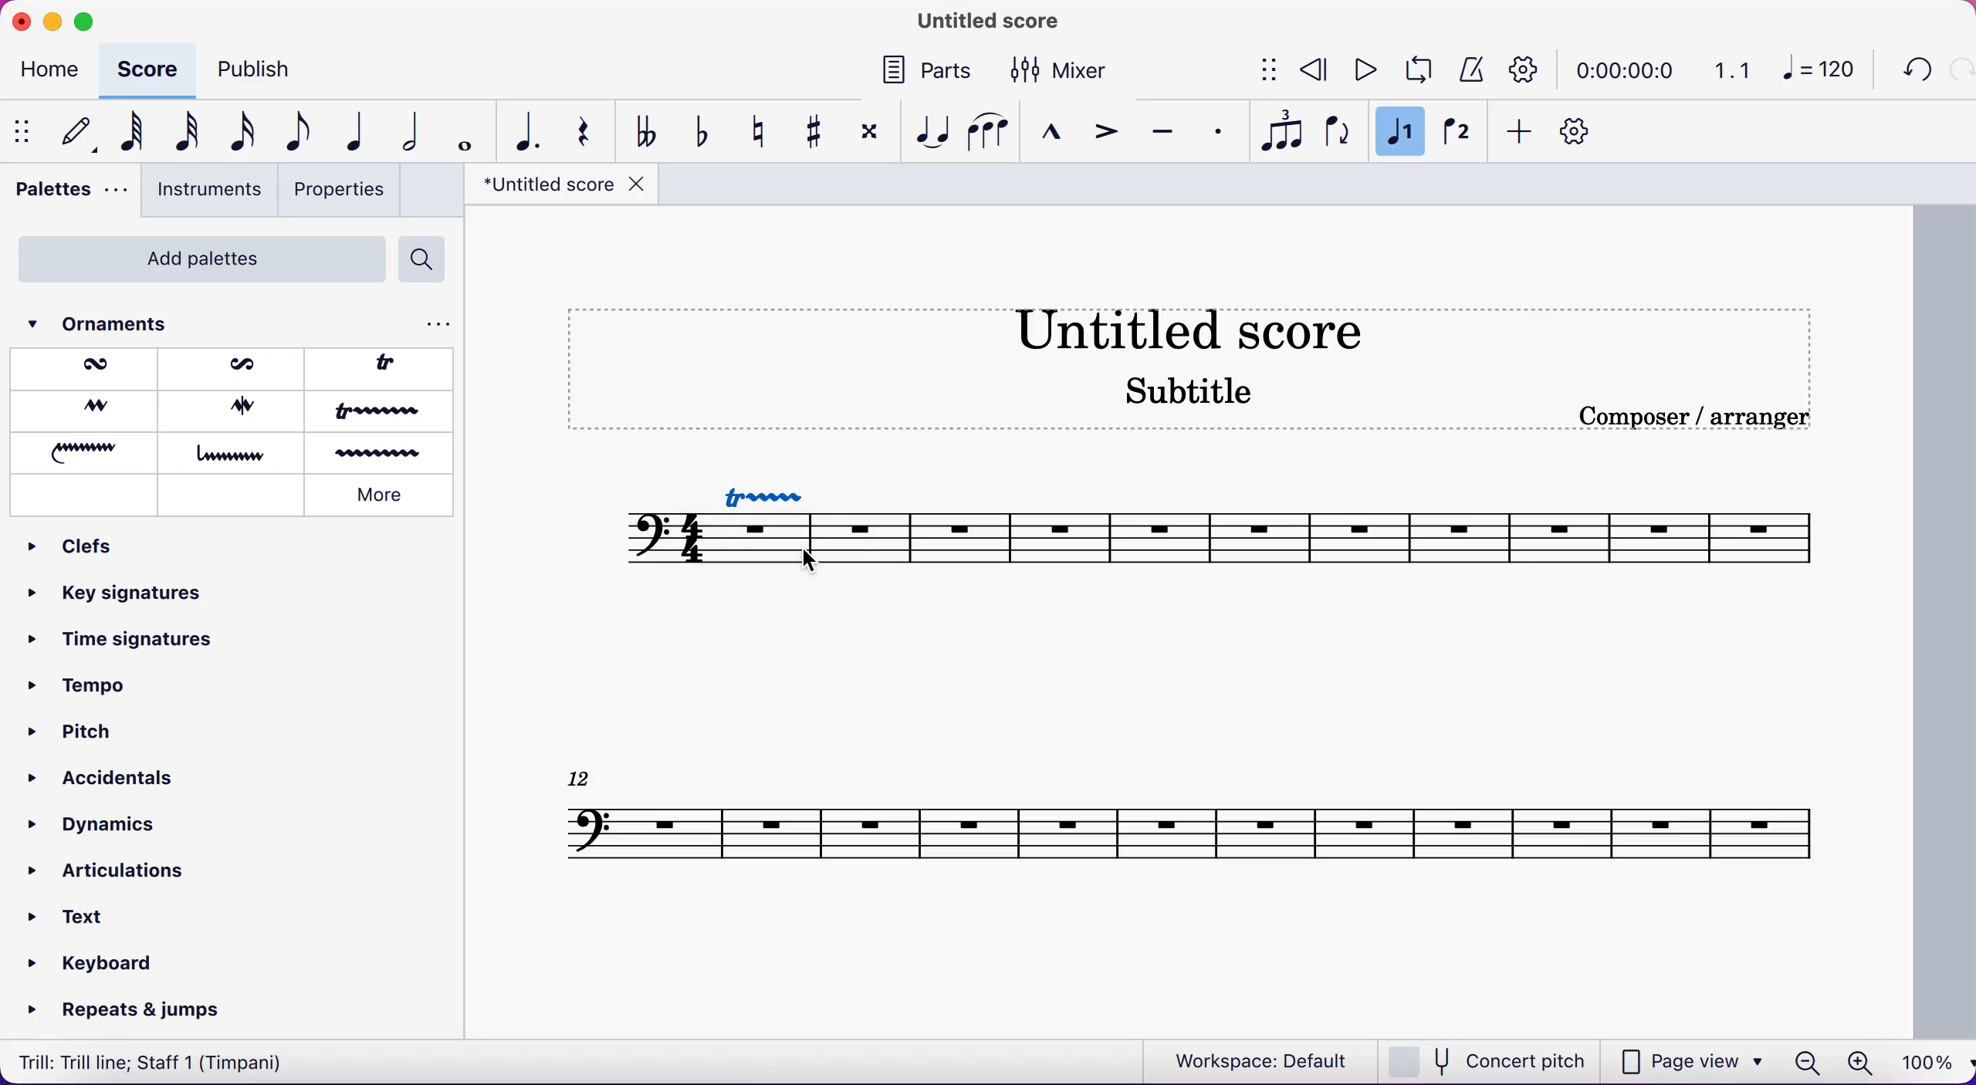  I want to click on 16th note, so click(239, 134).